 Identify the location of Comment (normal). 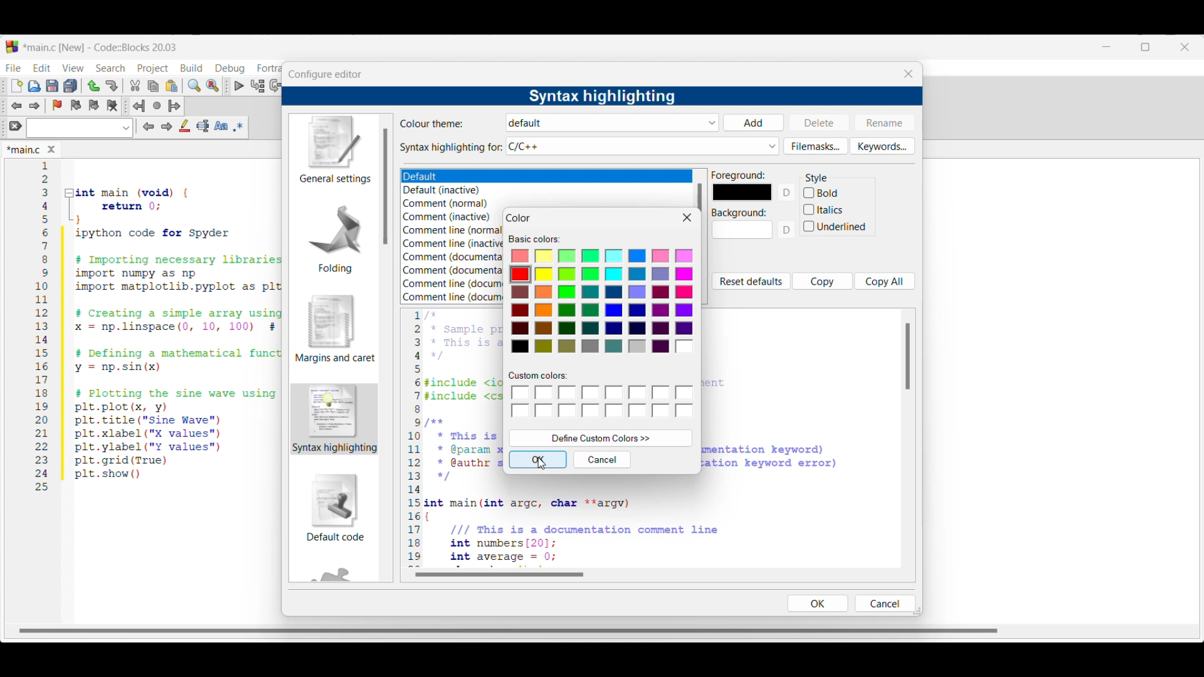
(450, 204).